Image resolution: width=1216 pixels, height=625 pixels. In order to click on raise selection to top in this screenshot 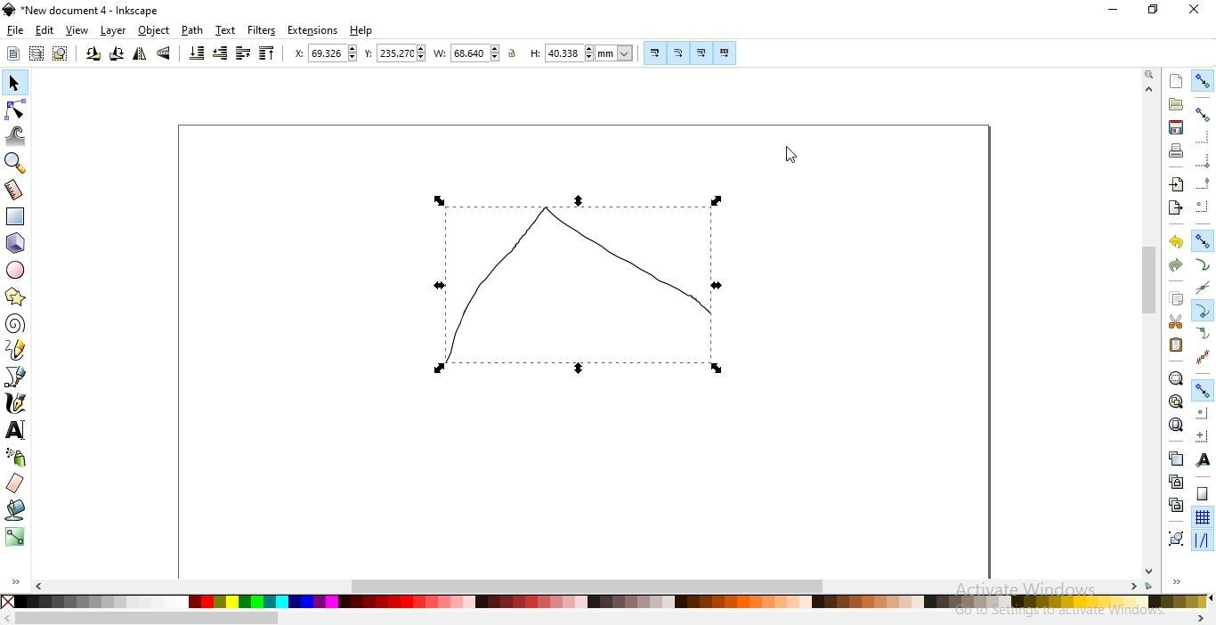, I will do `click(267, 53)`.